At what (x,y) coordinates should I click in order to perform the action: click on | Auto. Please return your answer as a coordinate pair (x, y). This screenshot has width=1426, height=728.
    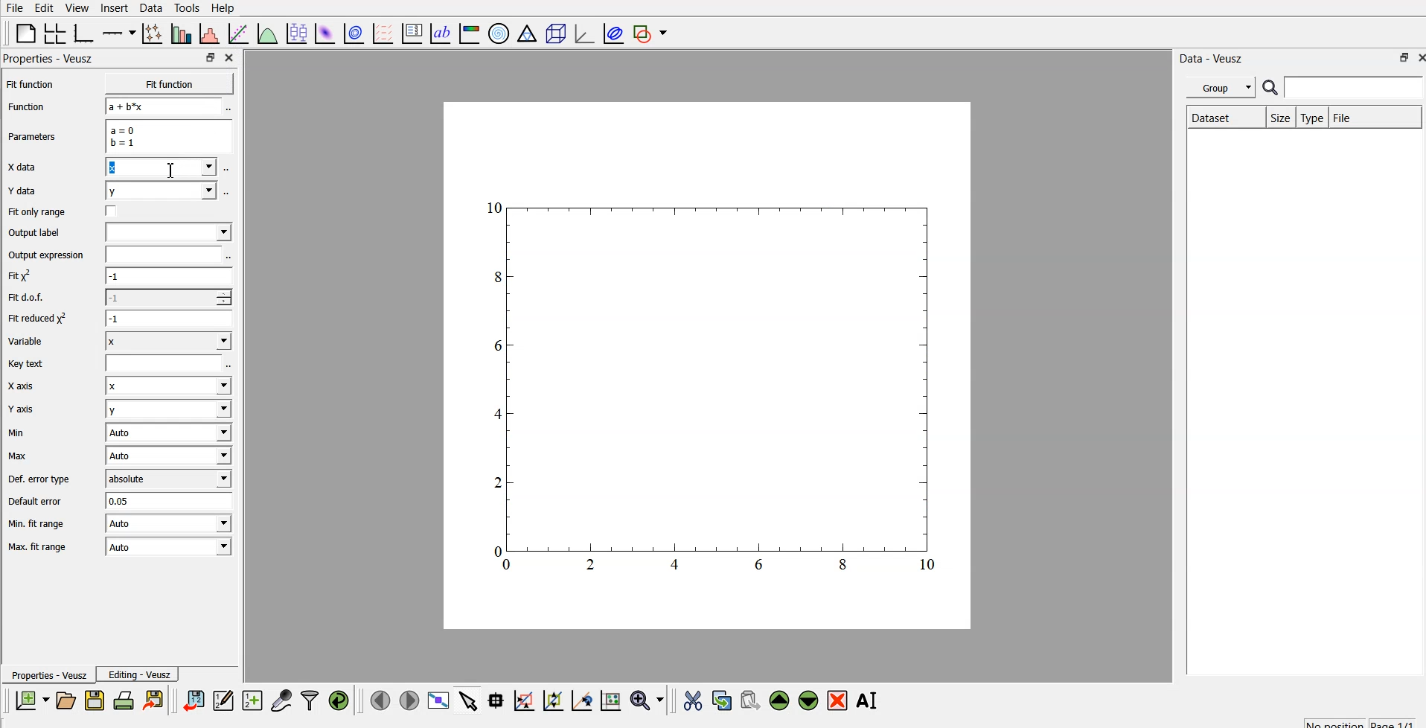
    Looking at the image, I should click on (170, 432).